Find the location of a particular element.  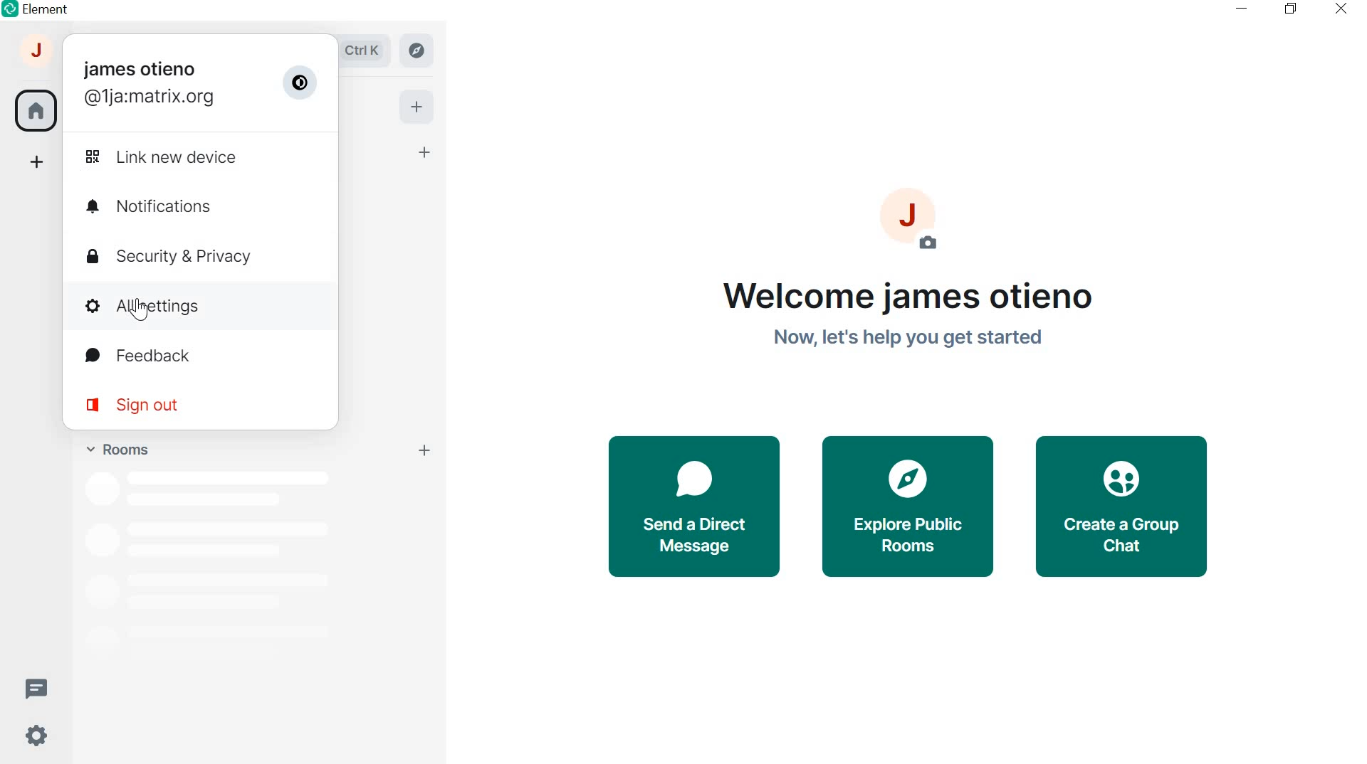

SEND A DIRECT MESSAGE is located at coordinates (693, 505).